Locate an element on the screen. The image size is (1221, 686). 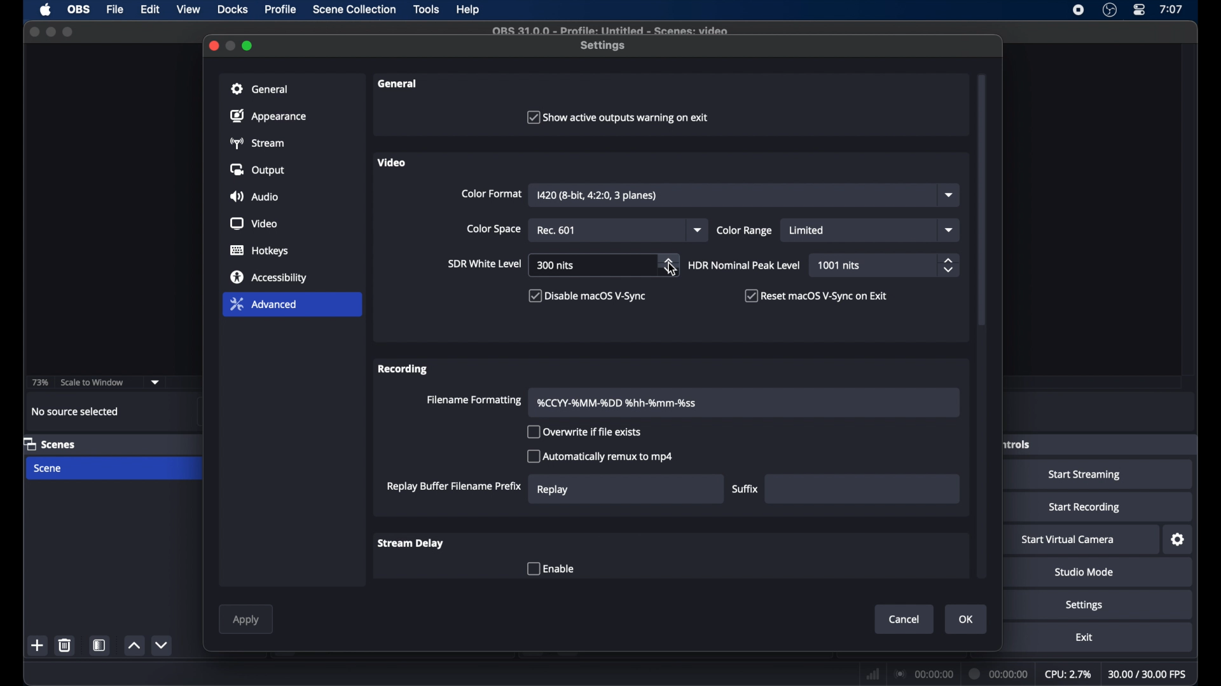
accessibility is located at coordinates (268, 277).